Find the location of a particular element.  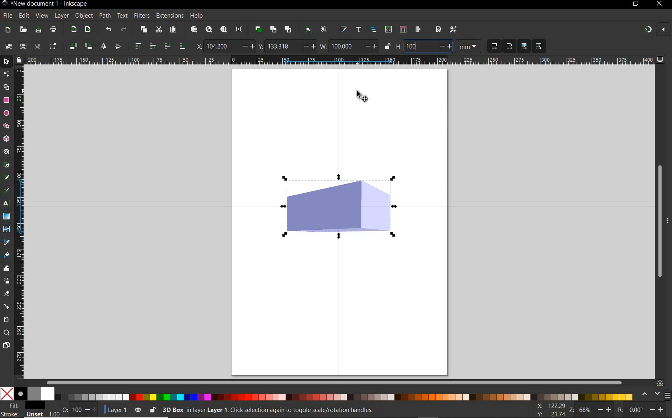

select all in all layers is located at coordinates (23, 46).